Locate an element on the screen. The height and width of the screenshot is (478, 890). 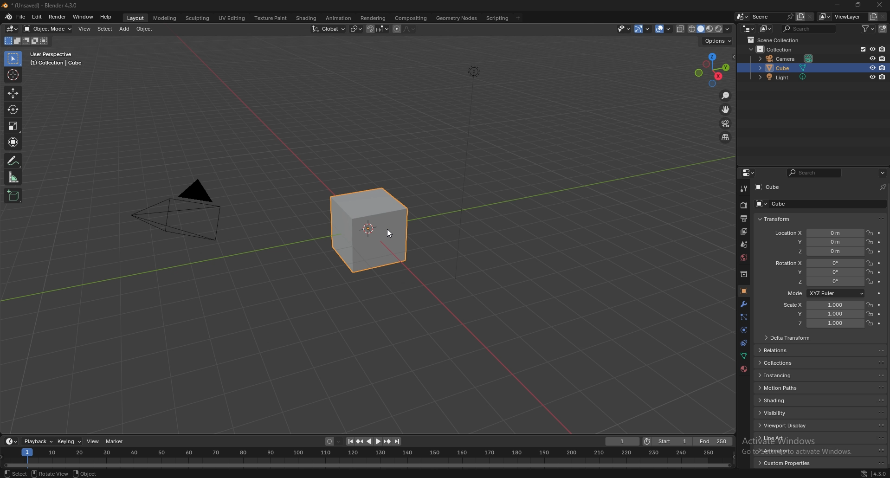
geometry nodes is located at coordinates (457, 18).